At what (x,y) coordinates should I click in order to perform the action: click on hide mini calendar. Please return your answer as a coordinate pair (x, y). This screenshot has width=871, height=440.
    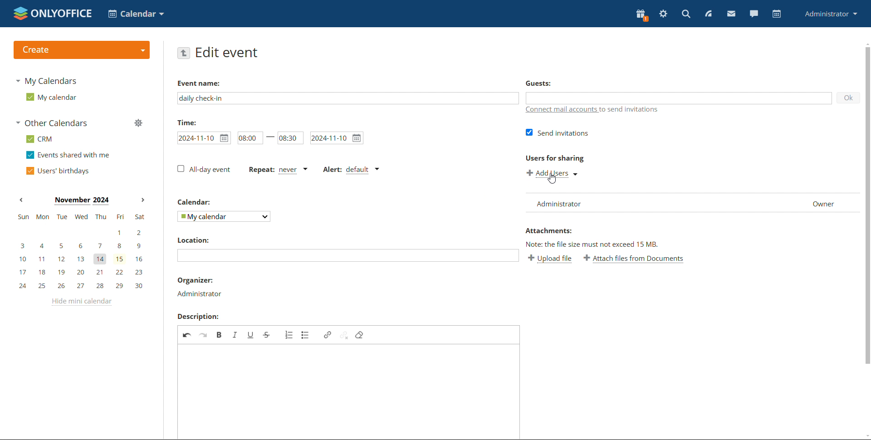
    Looking at the image, I should click on (80, 302).